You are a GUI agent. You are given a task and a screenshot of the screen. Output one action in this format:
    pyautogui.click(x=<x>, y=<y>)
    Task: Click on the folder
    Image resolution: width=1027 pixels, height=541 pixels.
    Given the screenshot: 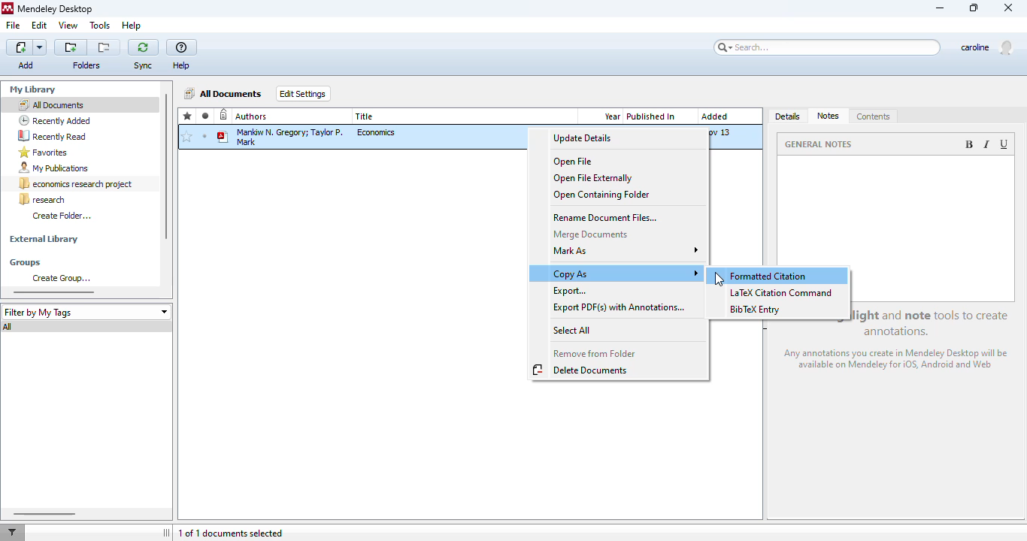 What is the action you would take?
    pyautogui.click(x=86, y=65)
    